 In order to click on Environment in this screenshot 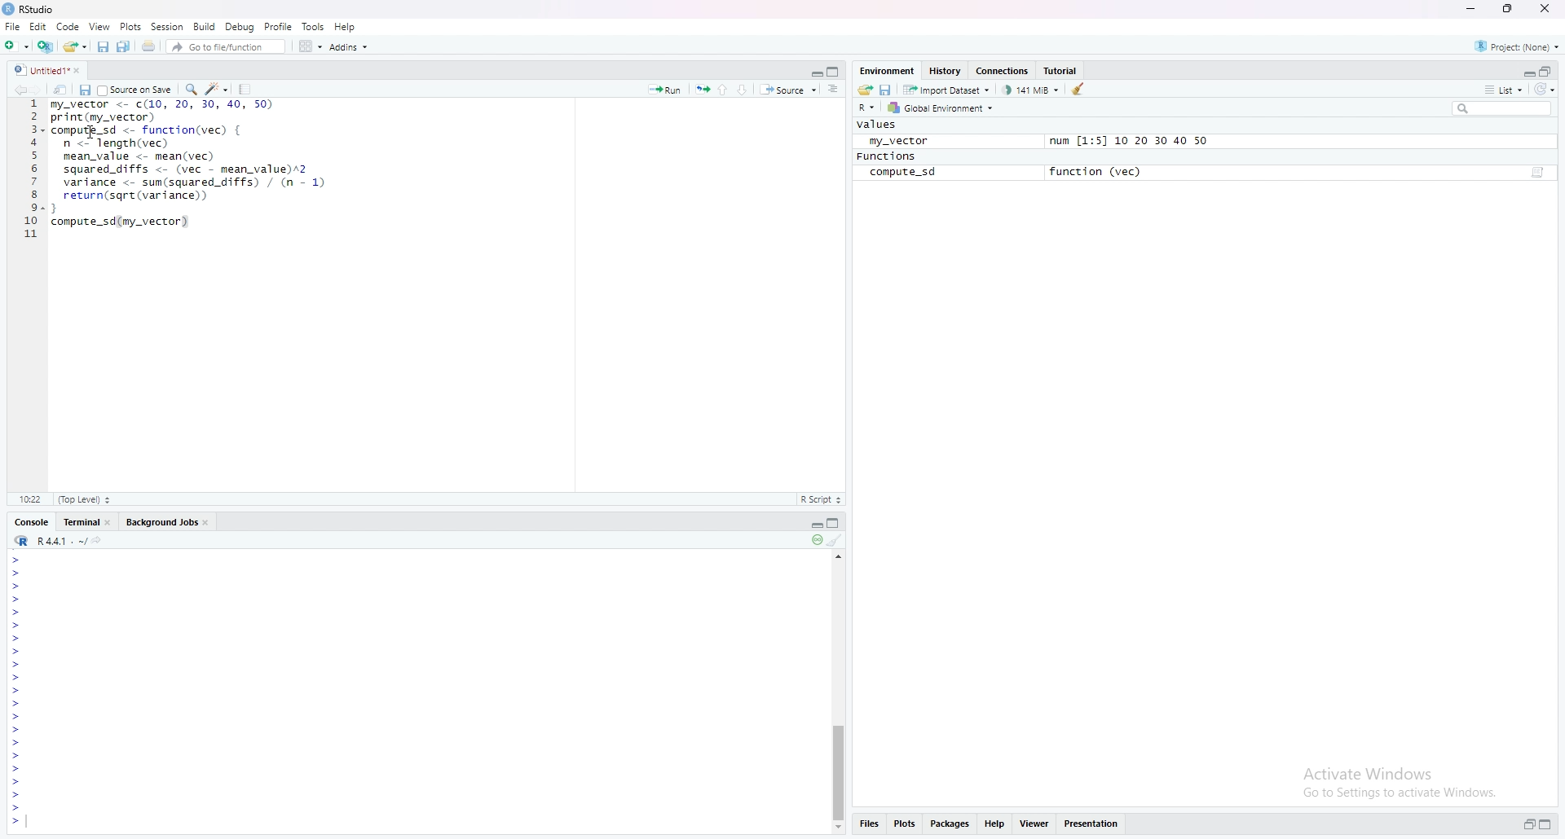, I will do `click(887, 69)`.